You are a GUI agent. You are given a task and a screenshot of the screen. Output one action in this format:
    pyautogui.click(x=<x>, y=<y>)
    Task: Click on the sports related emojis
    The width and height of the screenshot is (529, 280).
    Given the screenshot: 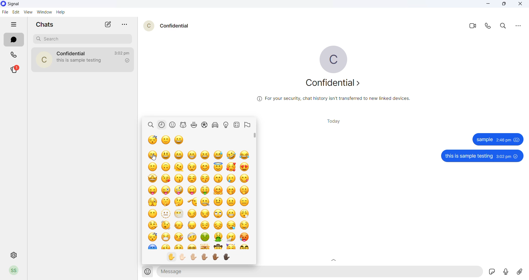 What is the action you would take?
    pyautogui.click(x=205, y=125)
    